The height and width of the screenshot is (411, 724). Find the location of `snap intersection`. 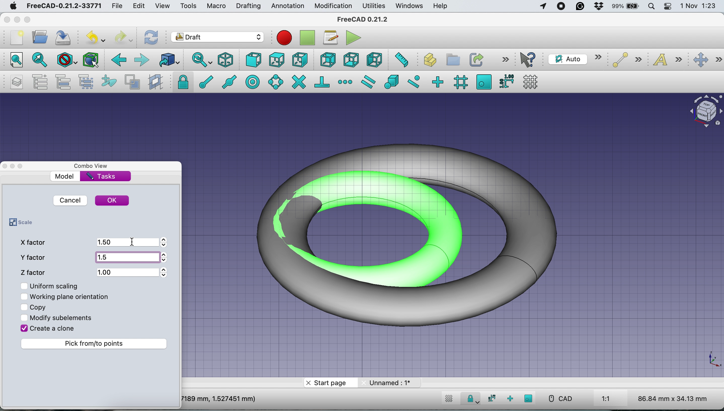

snap intersection is located at coordinates (298, 82).